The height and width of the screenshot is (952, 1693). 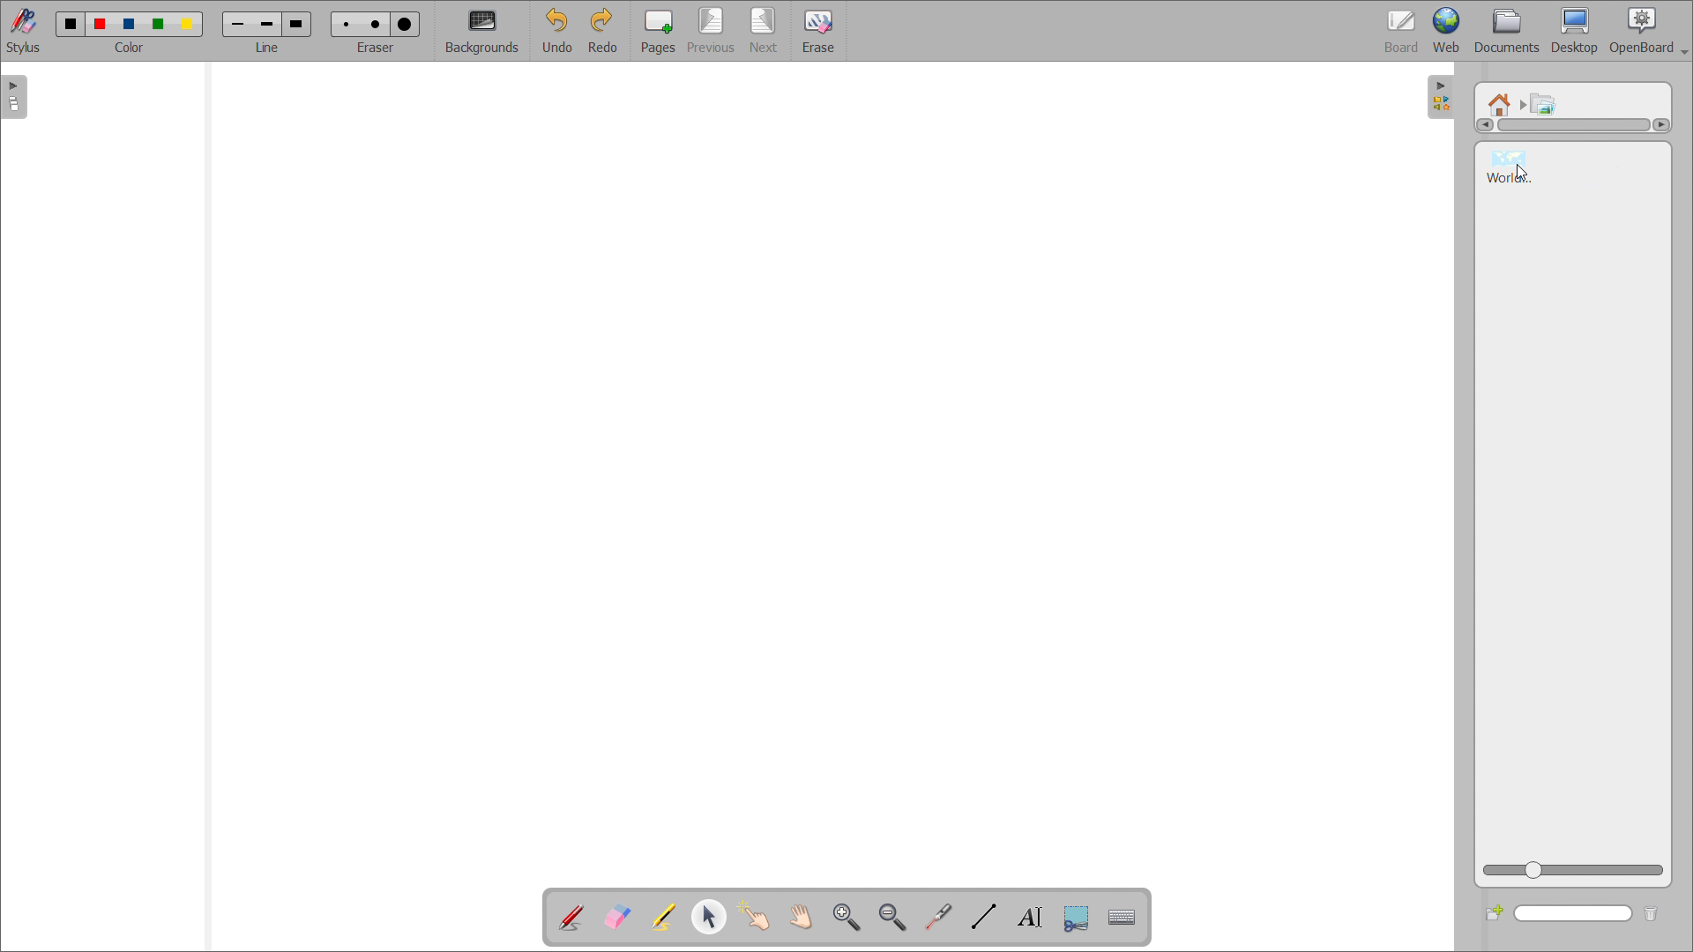 What do you see at coordinates (1402, 31) in the screenshot?
I see `board` at bounding box center [1402, 31].